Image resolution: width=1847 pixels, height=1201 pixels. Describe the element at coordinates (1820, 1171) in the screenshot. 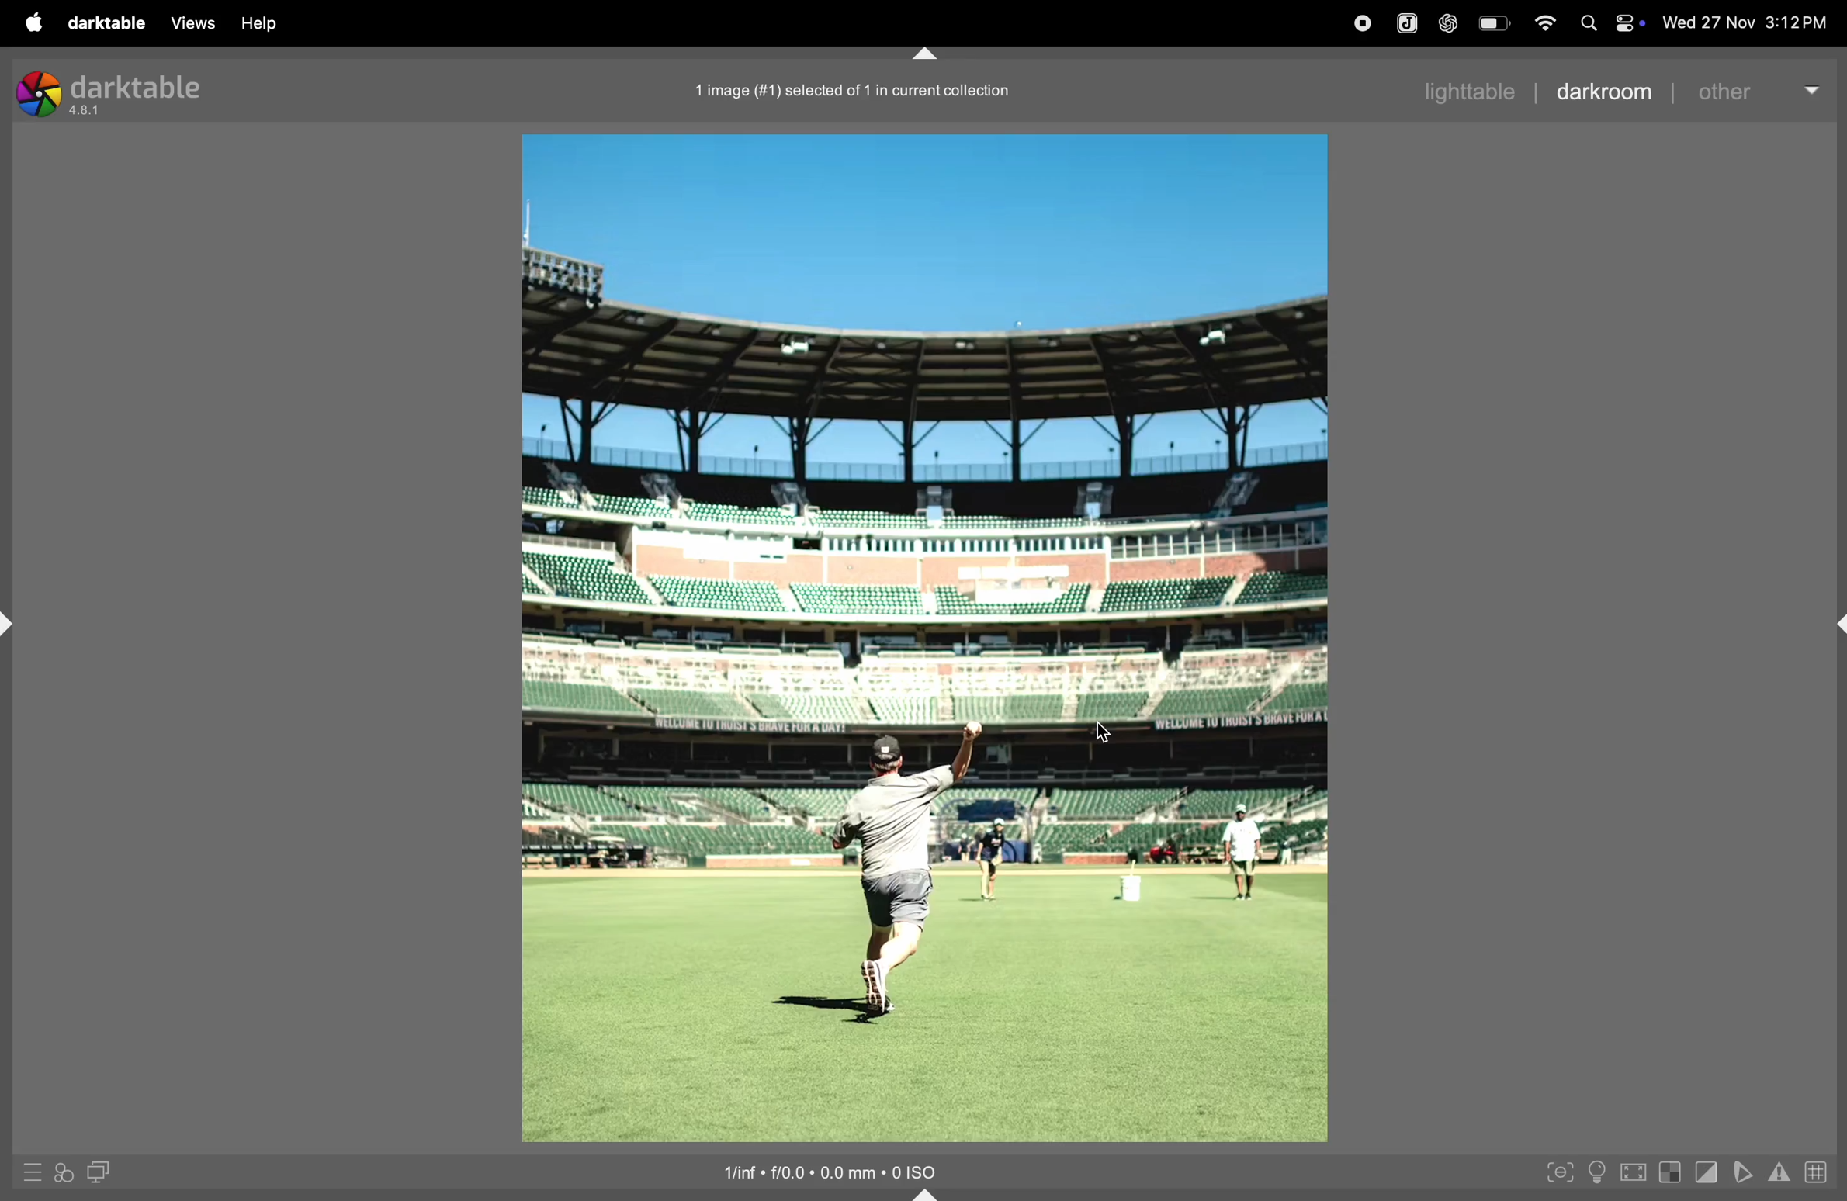

I see `grid` at that location.